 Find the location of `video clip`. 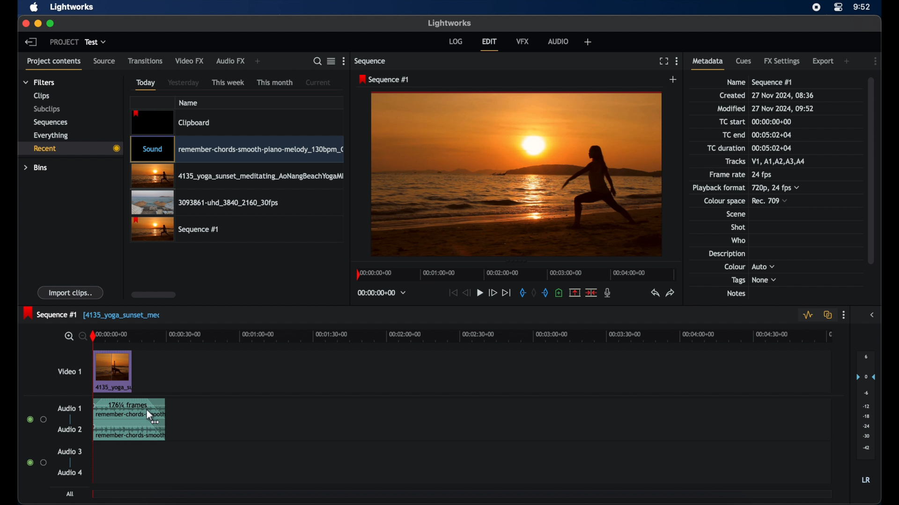

video clip is located at coordinates (206, 202).